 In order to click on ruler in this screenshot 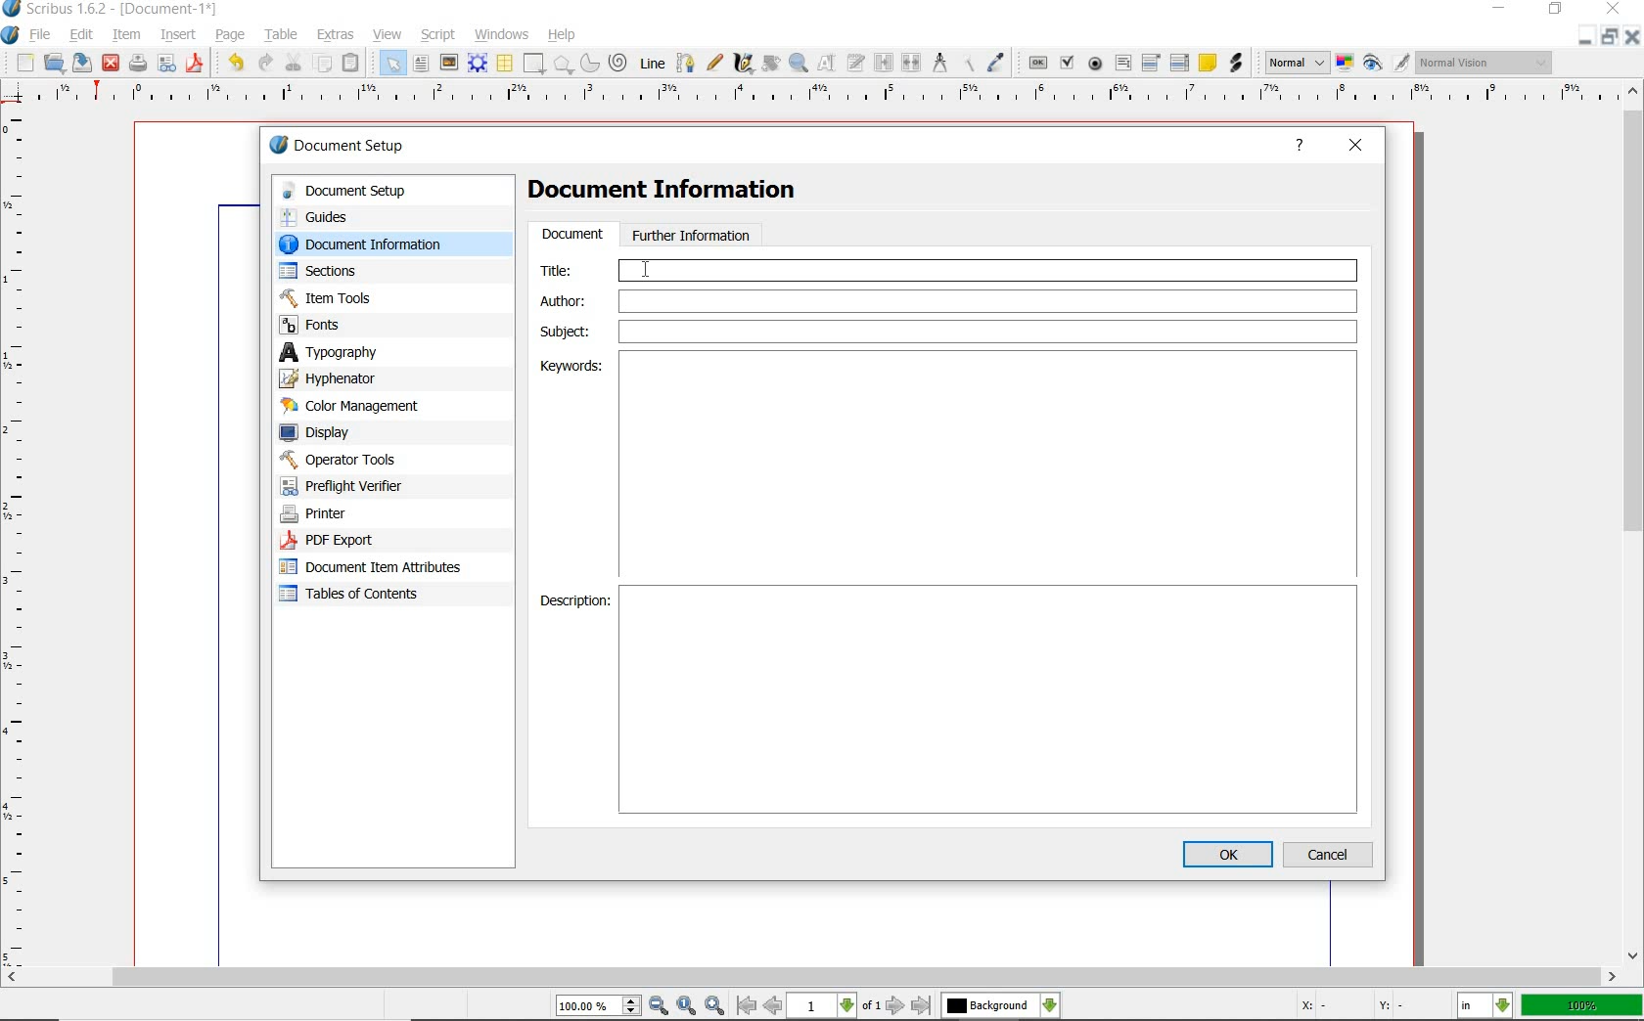, I will do `click(830, 98)`.